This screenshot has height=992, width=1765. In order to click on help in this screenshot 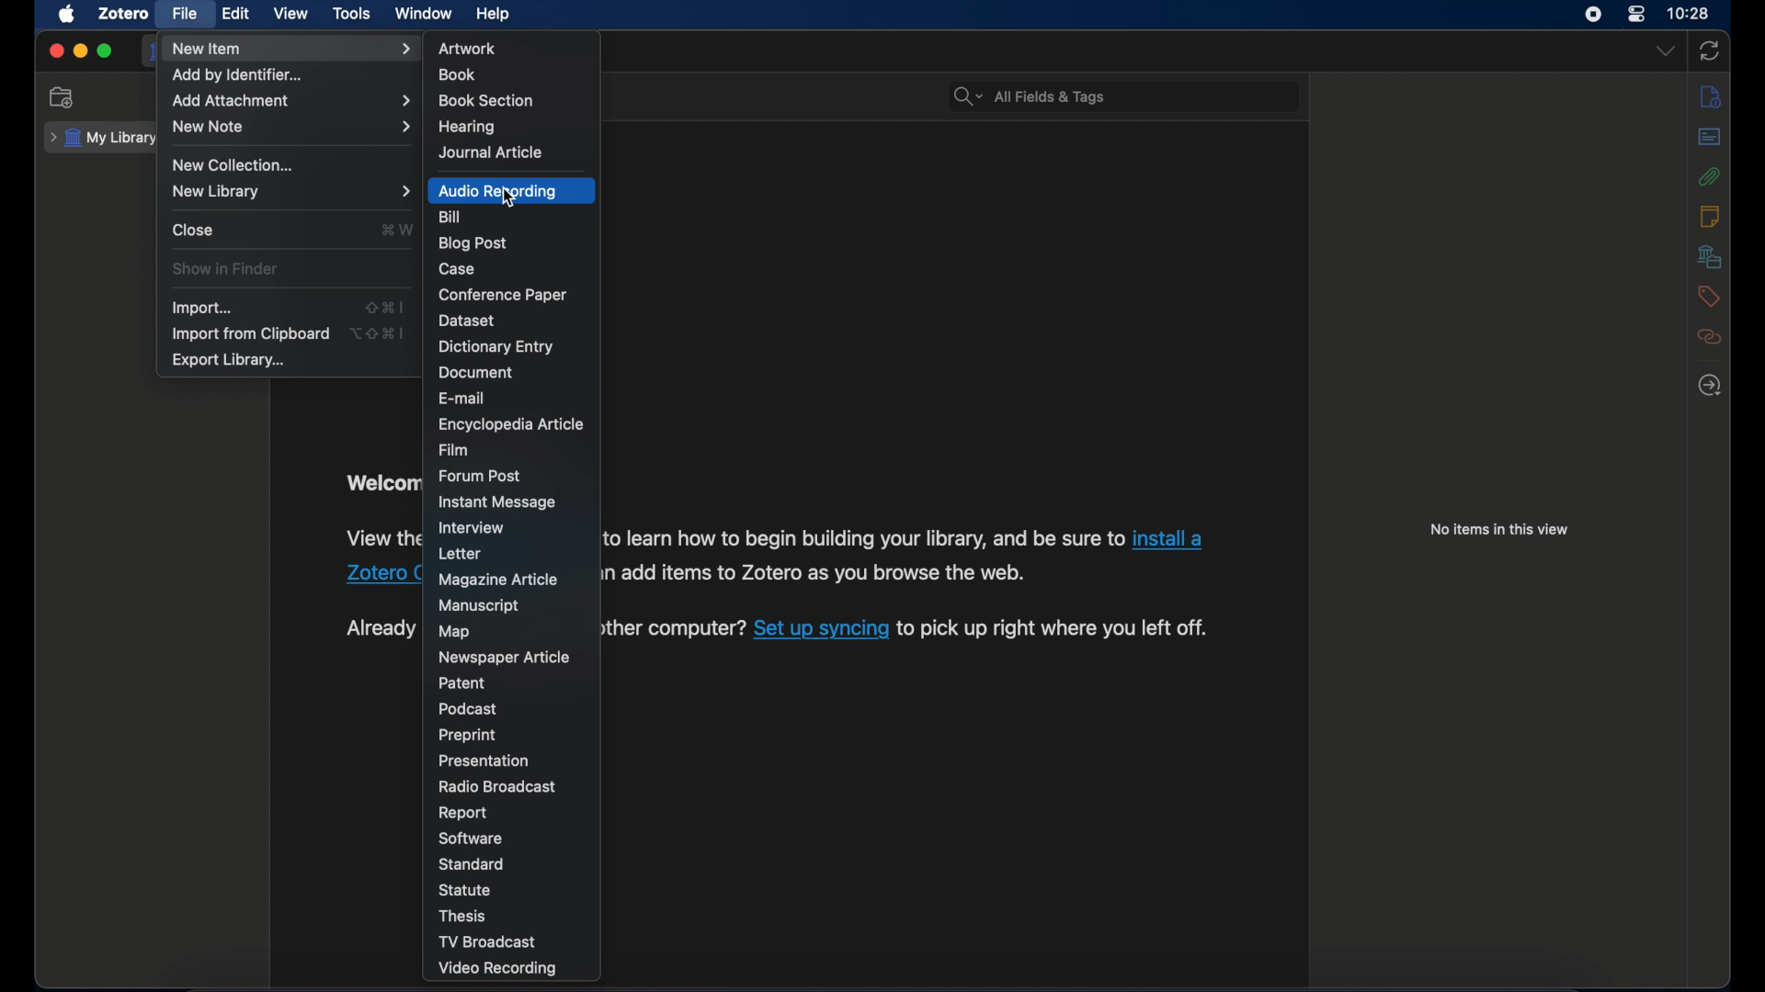, I will do `click(493, 14)`.